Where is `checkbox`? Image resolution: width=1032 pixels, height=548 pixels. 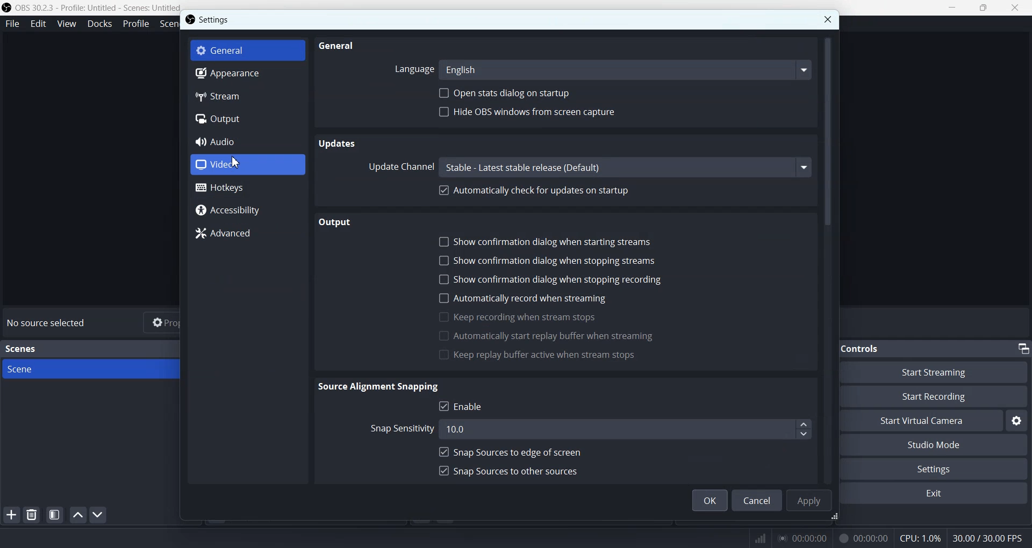
checkbox is located at coordinates (441, 259).